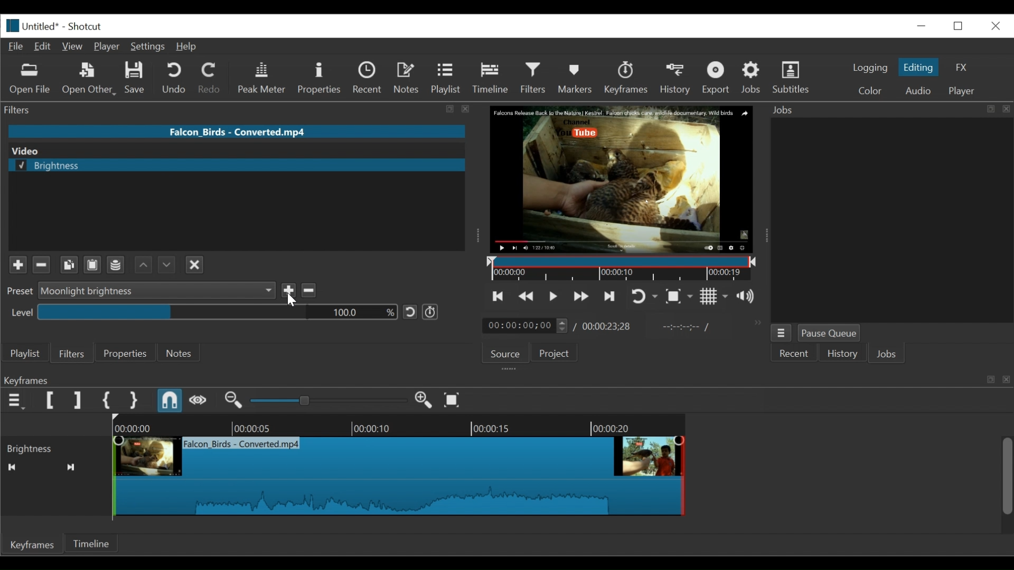 The width and height of the screenshot is (1014, 570). I want to click on Minus, so click(42, 265).